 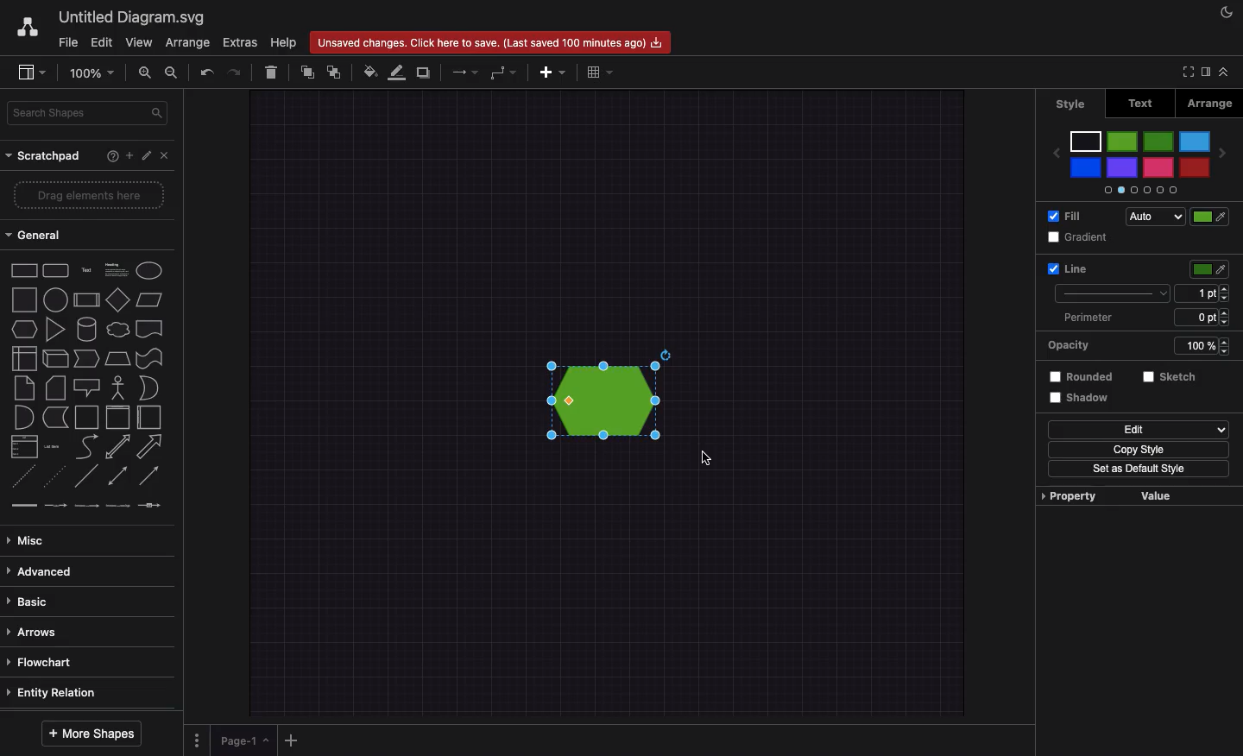 What do you see at coordinates (1063, 219) in the screenshot?
I see `Fill` at bounding box center [1063, 219].